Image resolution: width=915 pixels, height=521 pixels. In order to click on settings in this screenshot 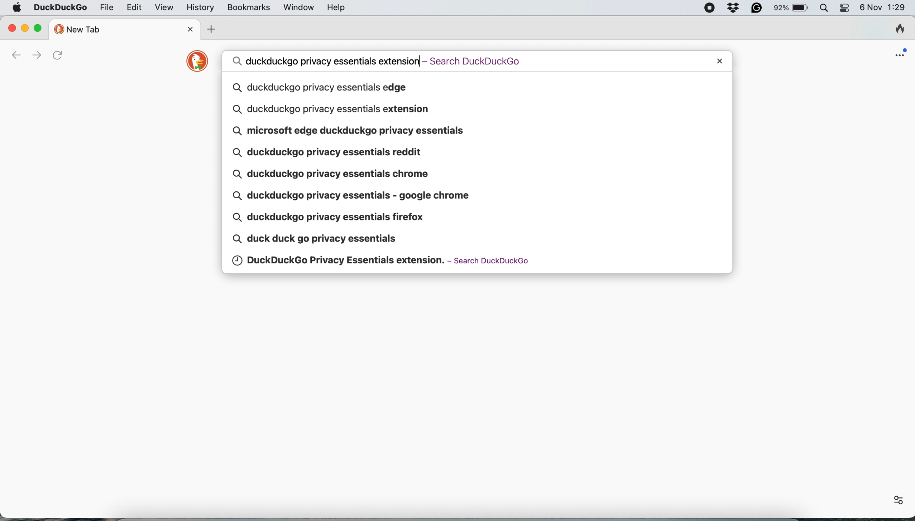, I will do `click(895, 500)`.